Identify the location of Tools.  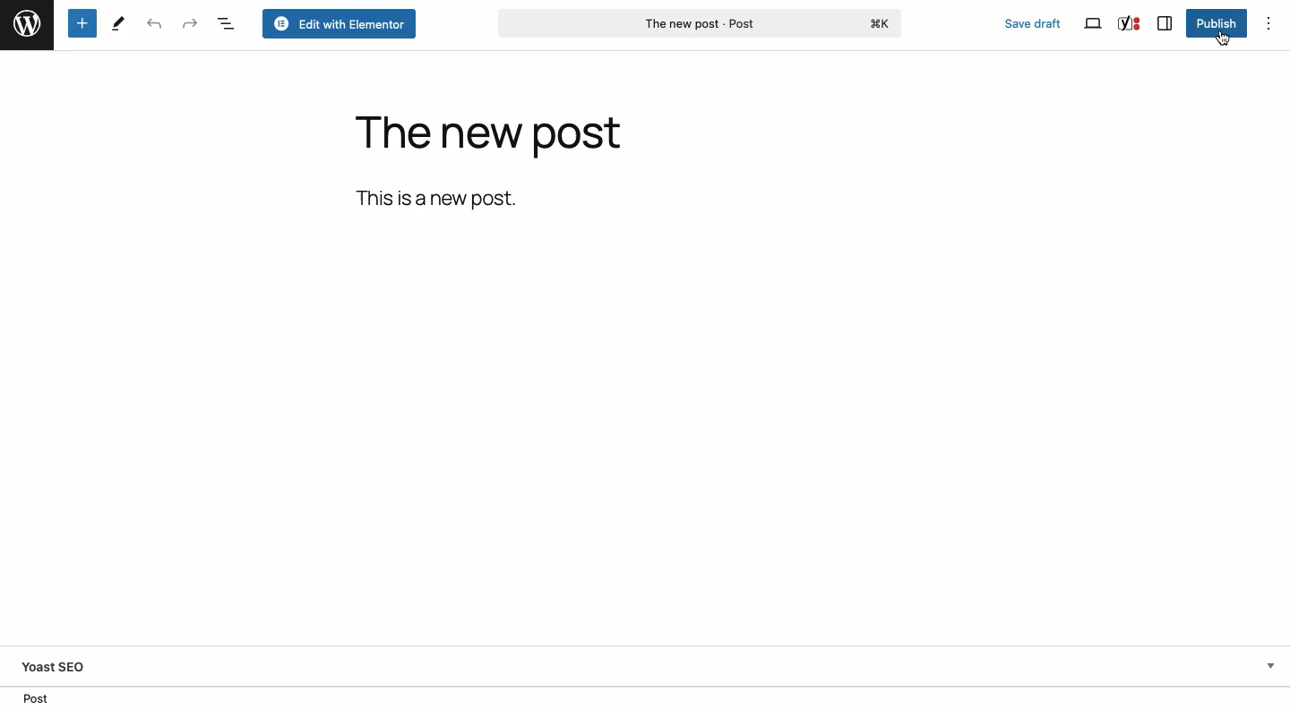
(118, 22).